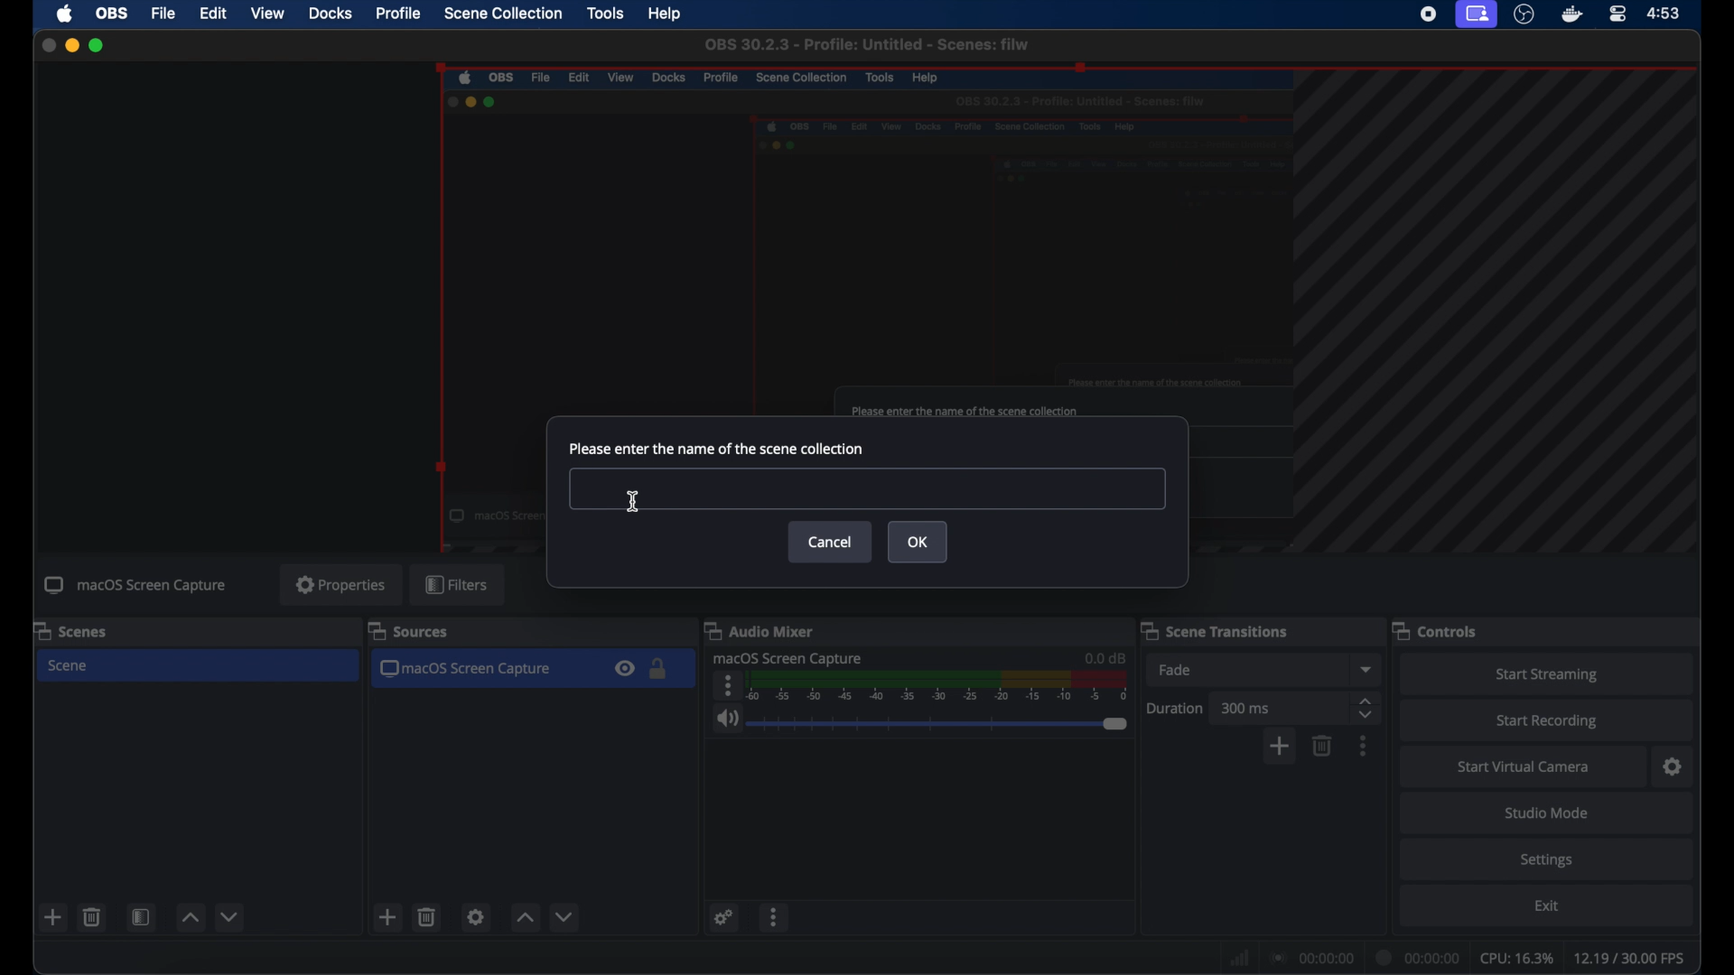  What do you see at coordinates (397, 14) in the screenshot?
I see `profile` at bounding box center [397, 14].